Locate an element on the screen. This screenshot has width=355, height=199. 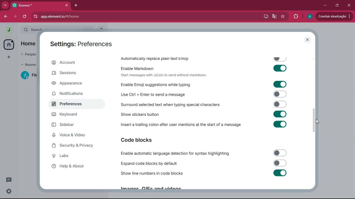
keyboard is located at coordinates (78, 115).